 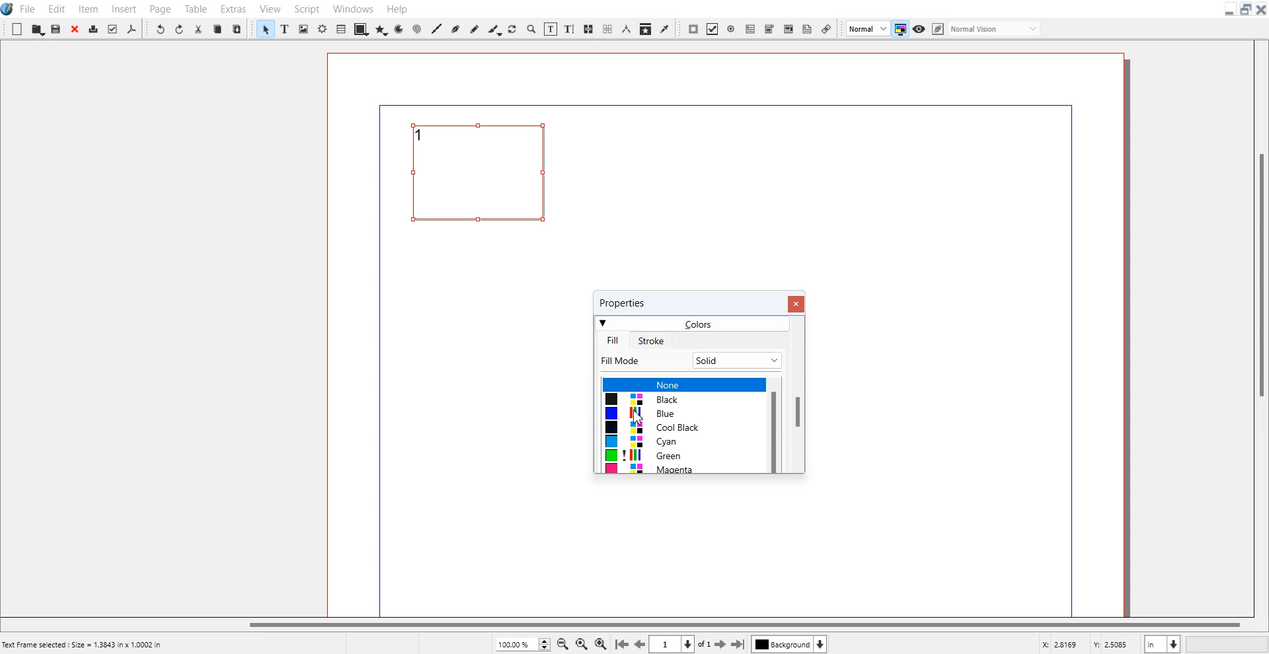 What do you see at coordinates (650, 341) in the screenshot?
I see `Stroke` at bounding box center [650, 341].